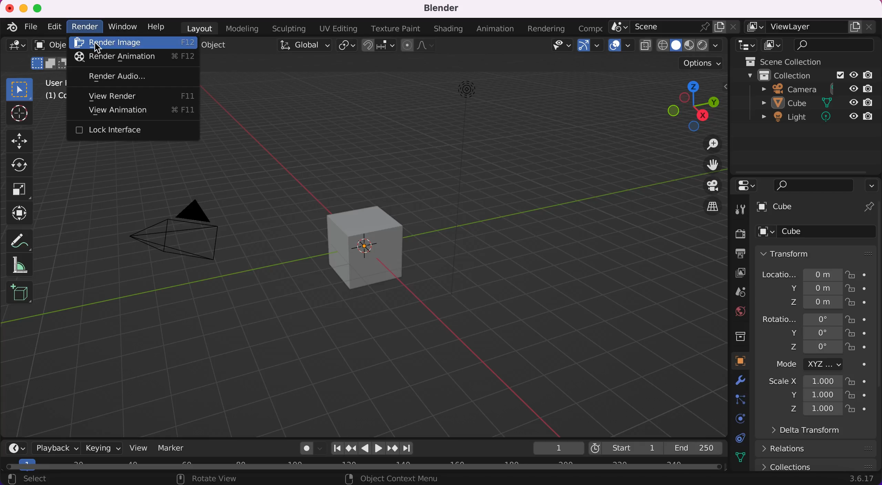 The image size is (882, 485). What do you see at coordinates (855, 288) in the screenshot?
I see `lock` at bounding box center [855, 288].